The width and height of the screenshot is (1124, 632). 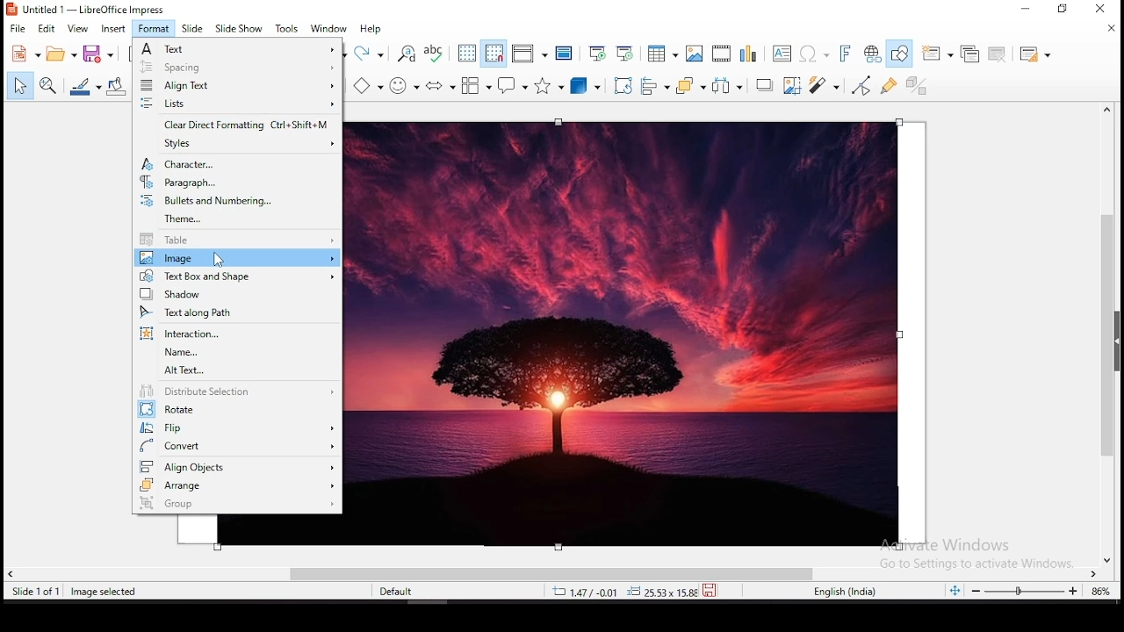 I want to click on english (india), so click(x=845, y=592).